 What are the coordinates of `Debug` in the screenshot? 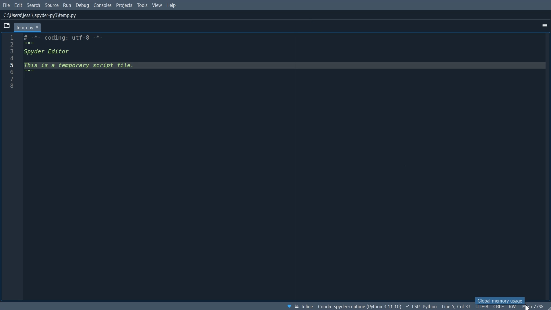 It's located at (83, 6).